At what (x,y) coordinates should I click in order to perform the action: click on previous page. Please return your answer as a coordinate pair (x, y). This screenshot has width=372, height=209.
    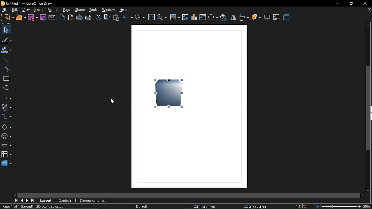
    Looking at the image, I should click on (21, 201).